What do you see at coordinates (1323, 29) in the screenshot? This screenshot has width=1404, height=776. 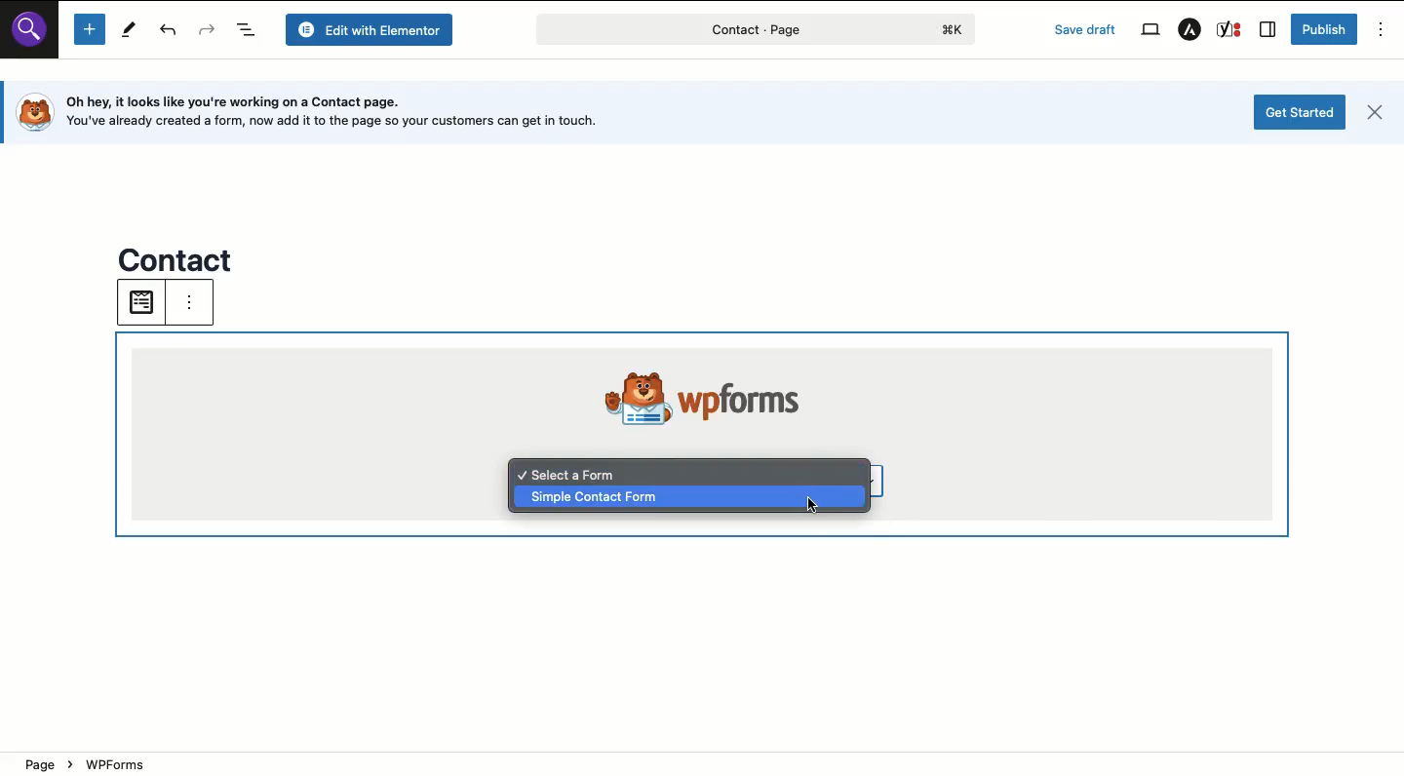 I see `Publish` at bounding box center [1323, 29].